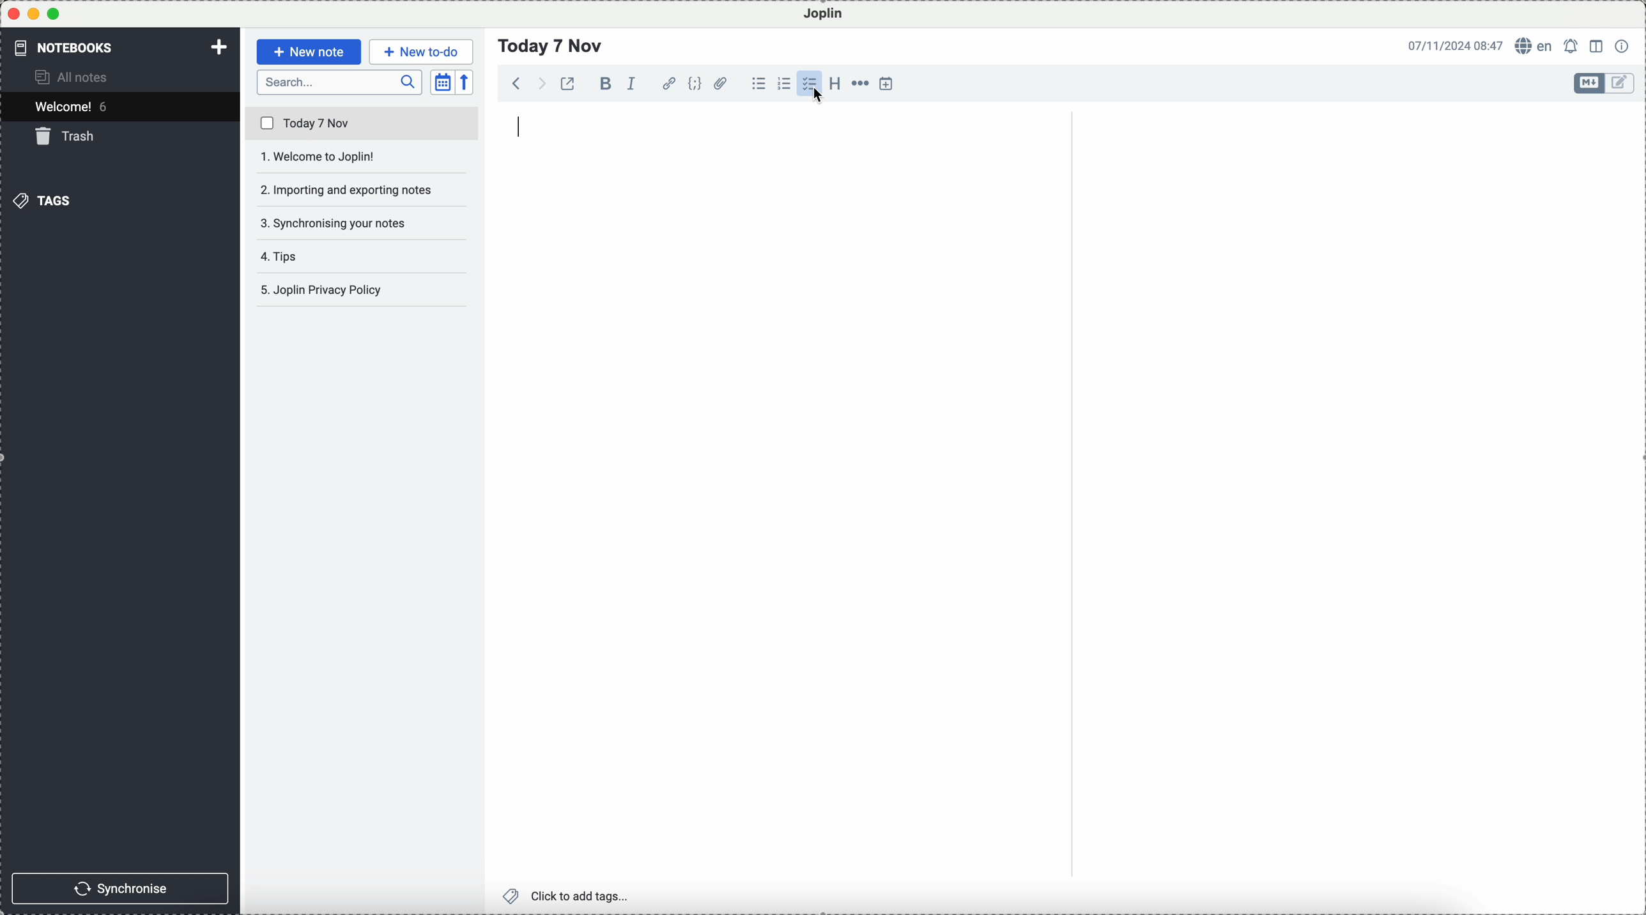 The height and width of the screenshot is (915, 1646). What do you see at coordinates (357, 289) in the screenshot?
I see `Joplin privacy policy` at bounding box center [357, 289].